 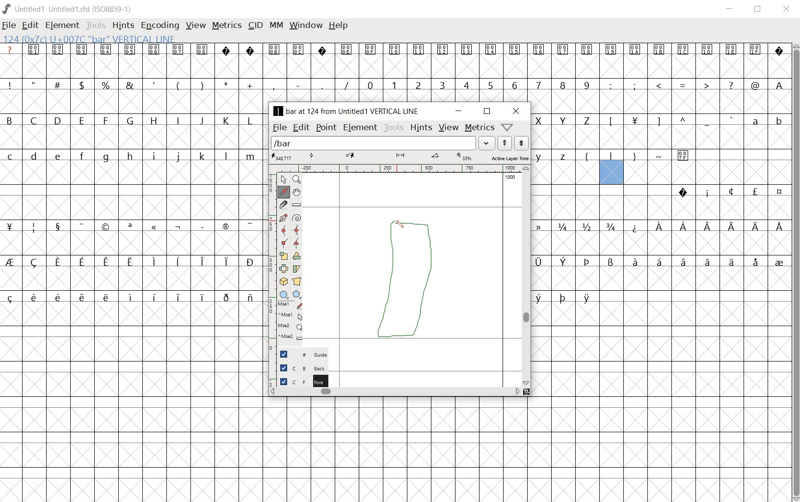 What do you see at coordinates (289, 316) in the screenshot?
I see `mse1` at bounding box center [289, 316].